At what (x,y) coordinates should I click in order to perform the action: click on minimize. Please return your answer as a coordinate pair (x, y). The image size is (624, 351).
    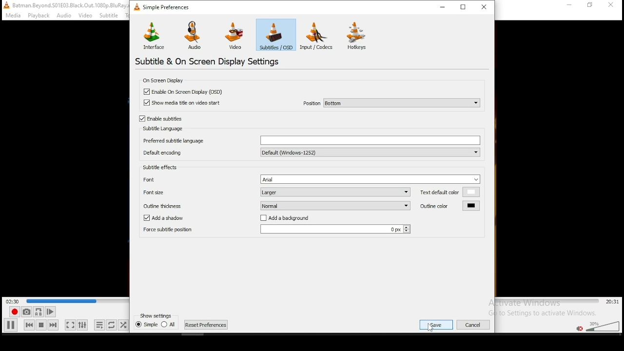
    Looking at the image, I should click on (442, 6).